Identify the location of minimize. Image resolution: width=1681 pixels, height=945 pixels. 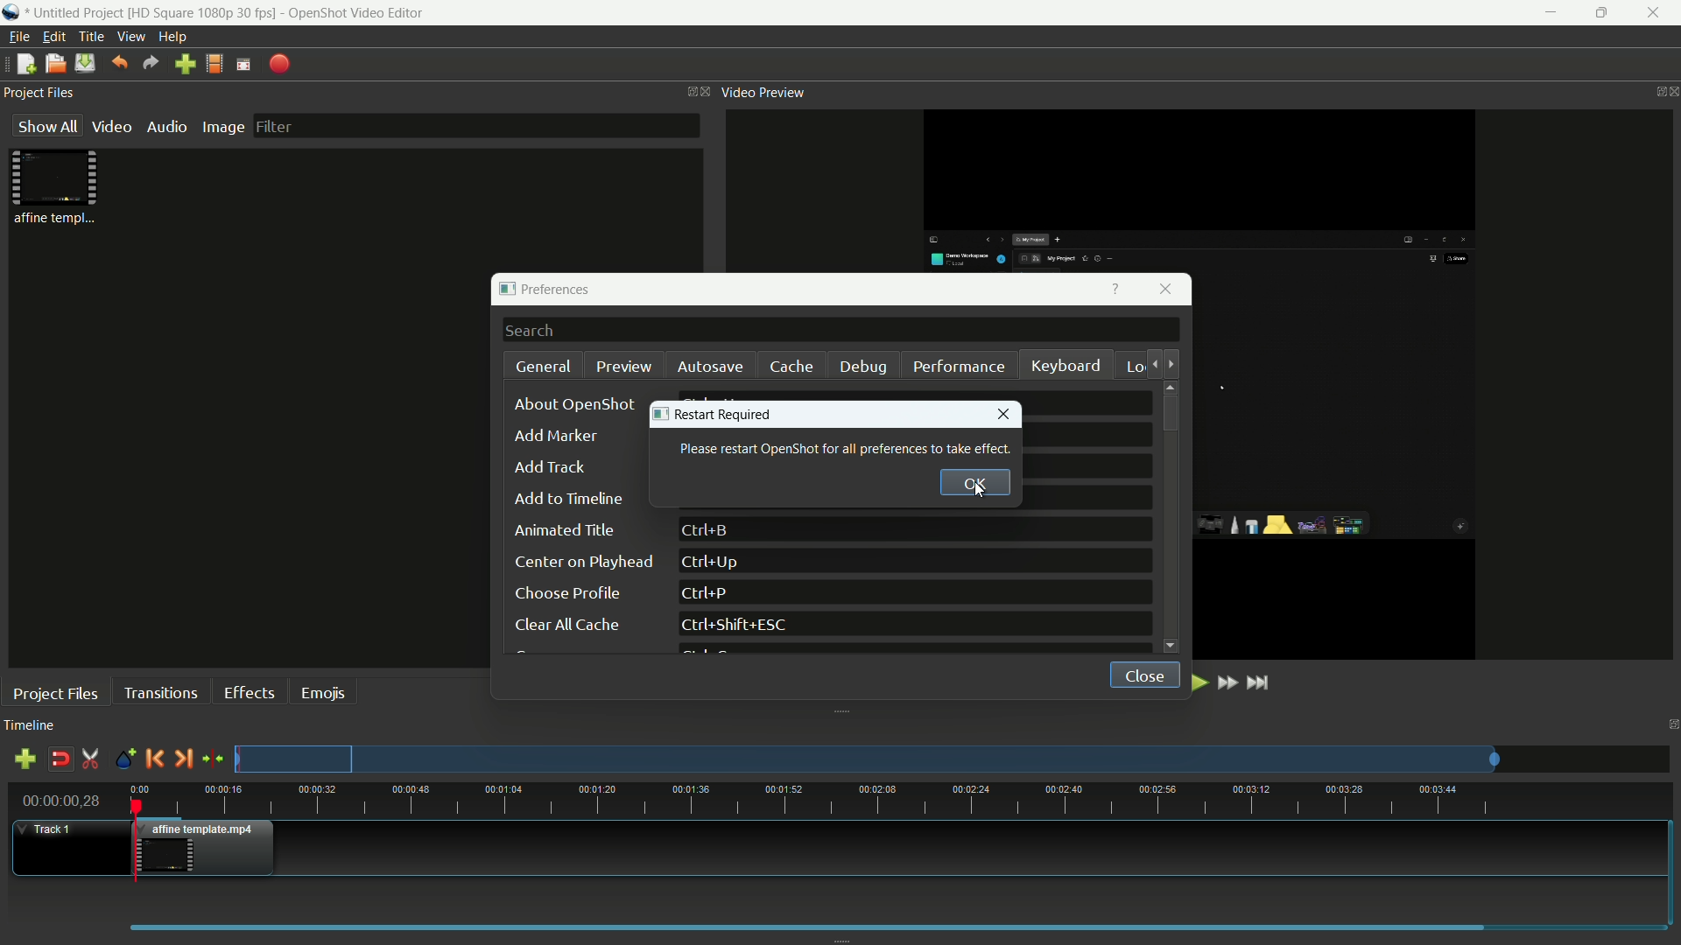
(1546, 13).